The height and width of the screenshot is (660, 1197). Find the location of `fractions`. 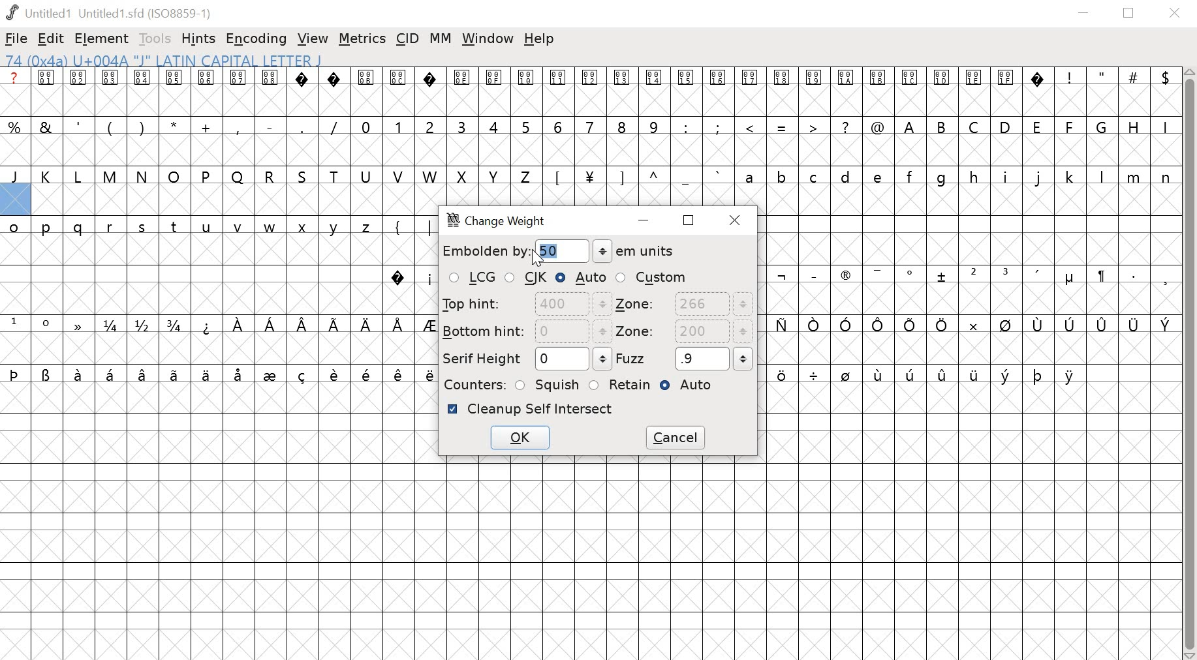

fractions is located at coordinates (146, 326).